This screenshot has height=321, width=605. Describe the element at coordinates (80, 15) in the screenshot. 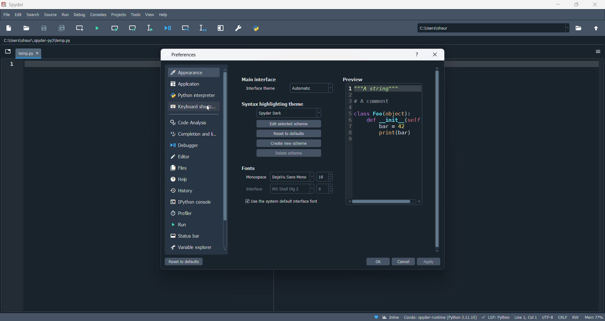

I see `debug` at that location.